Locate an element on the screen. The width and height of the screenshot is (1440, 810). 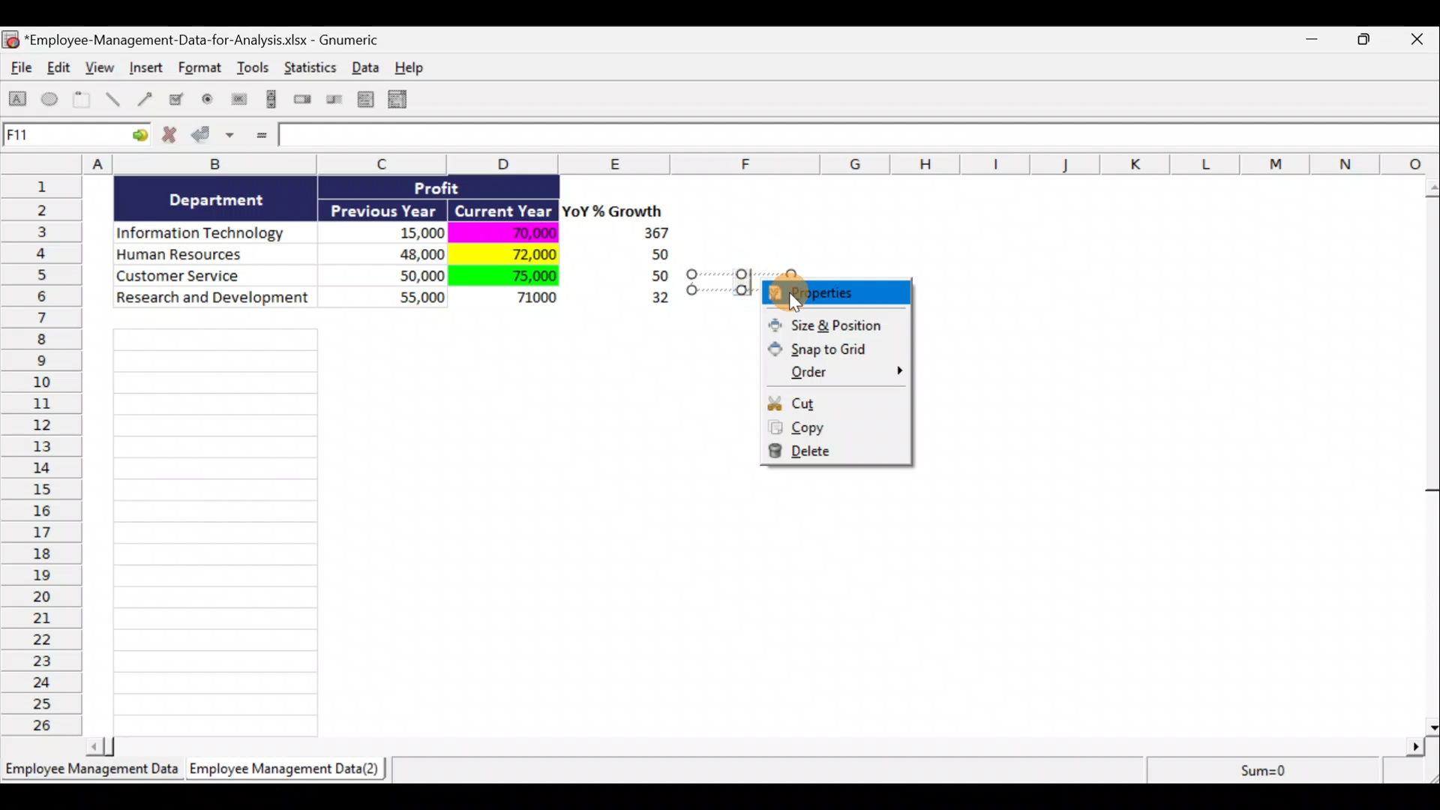
Maximise is located at coordinates (1372, 37).